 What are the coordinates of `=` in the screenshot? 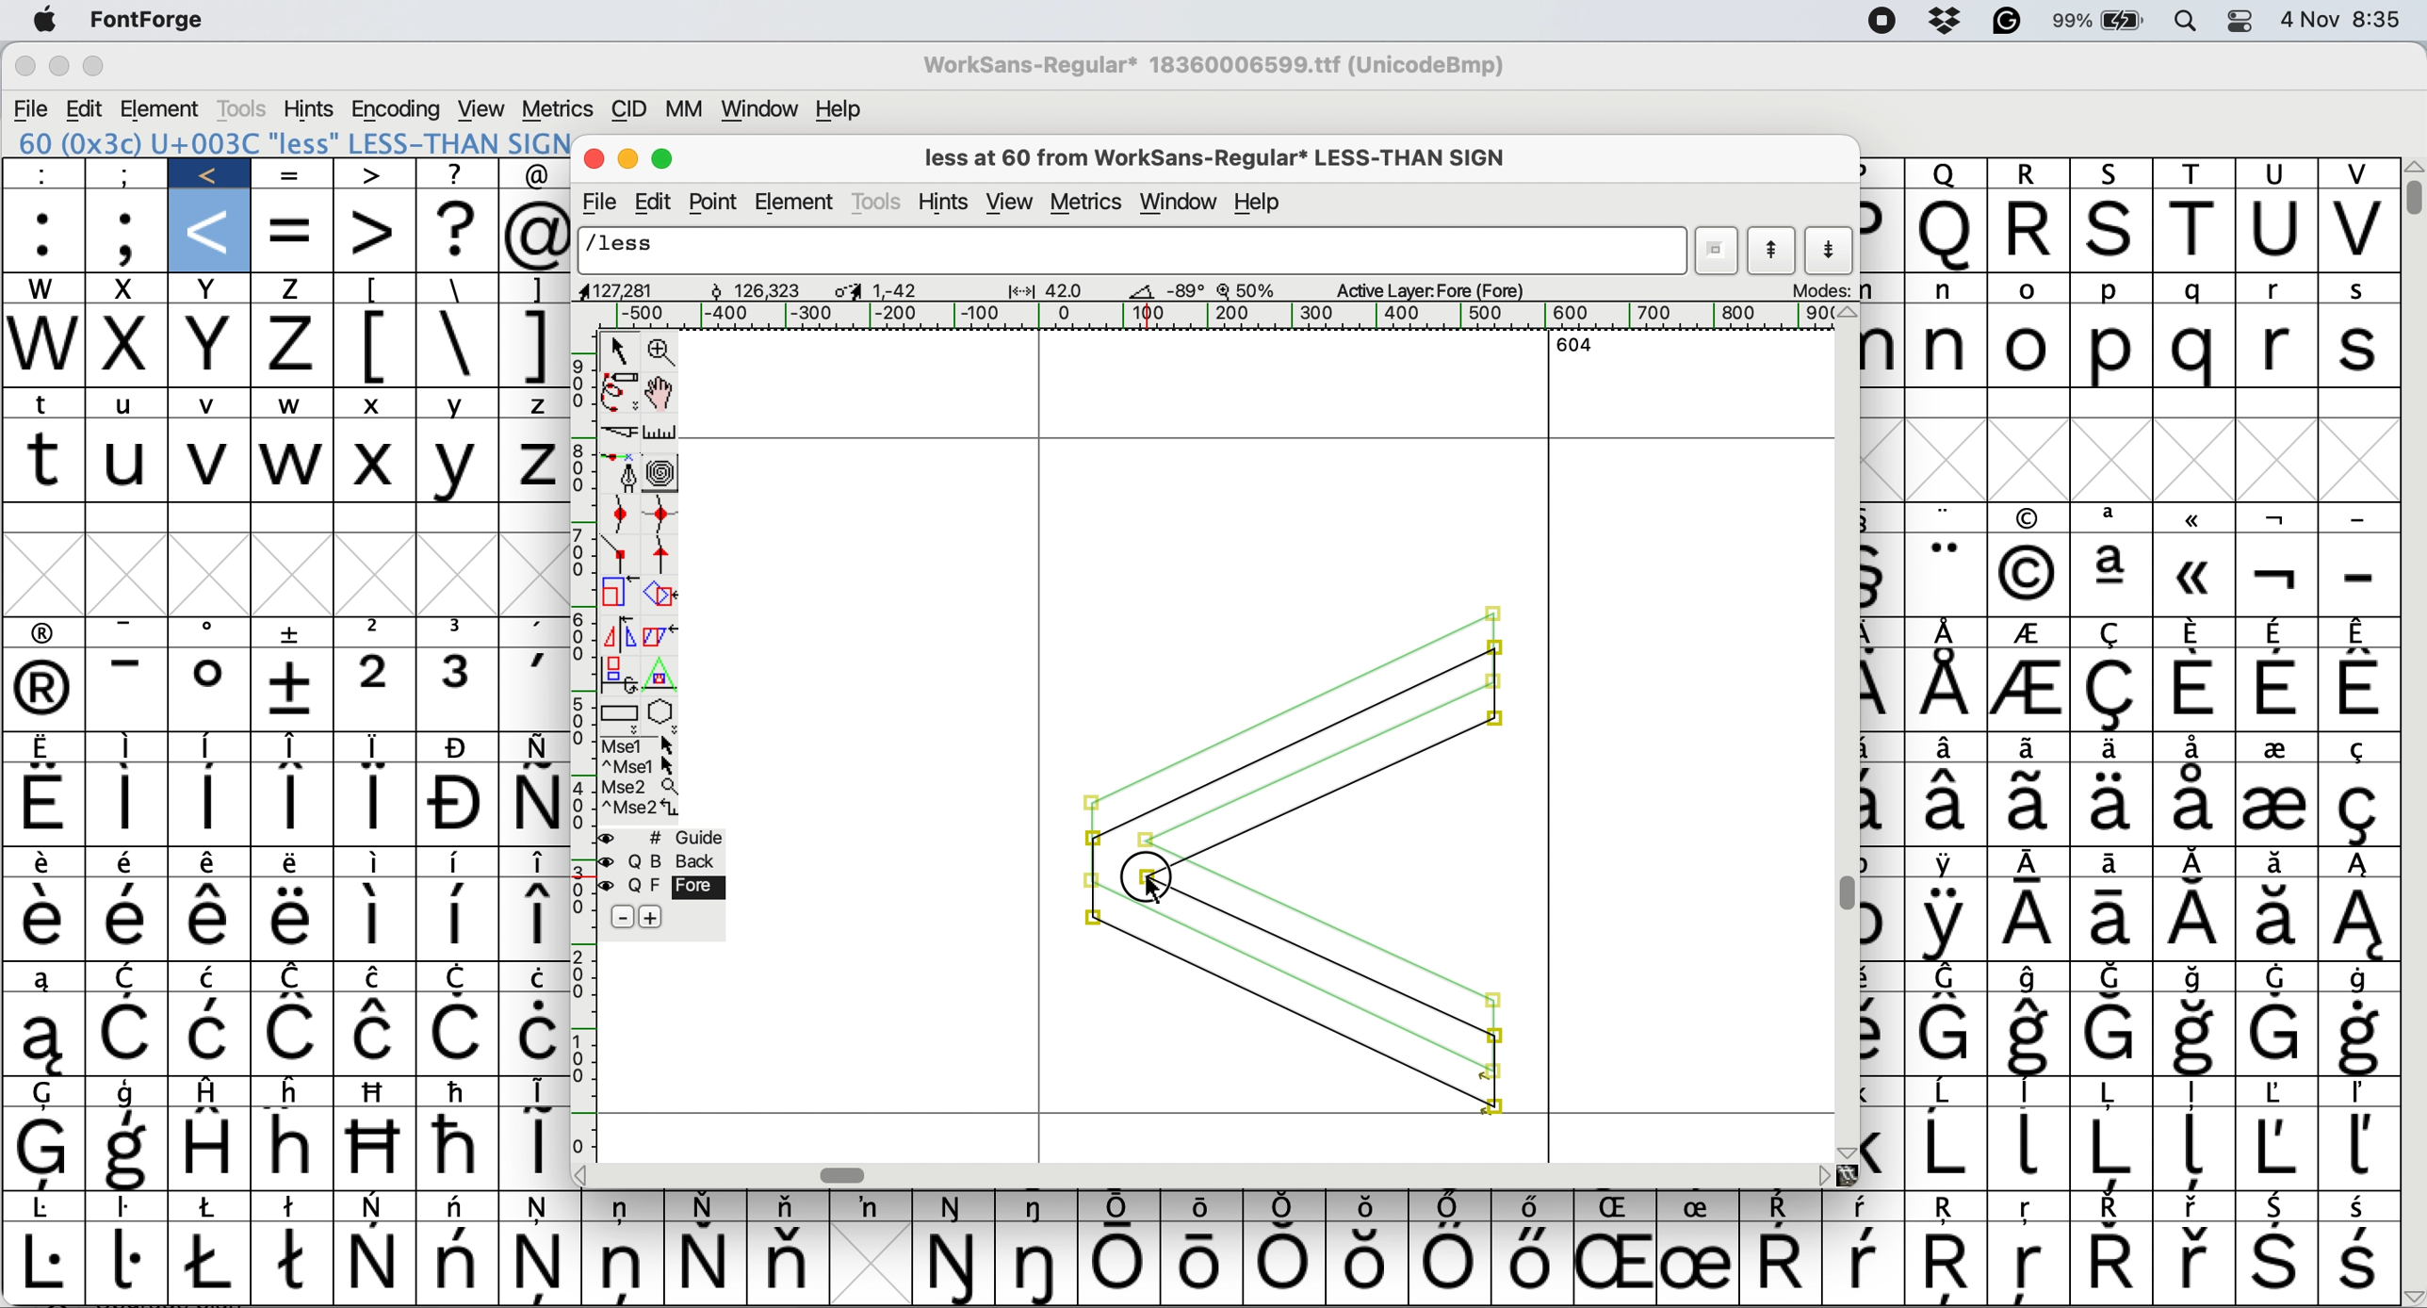 It's located at (292, 174).